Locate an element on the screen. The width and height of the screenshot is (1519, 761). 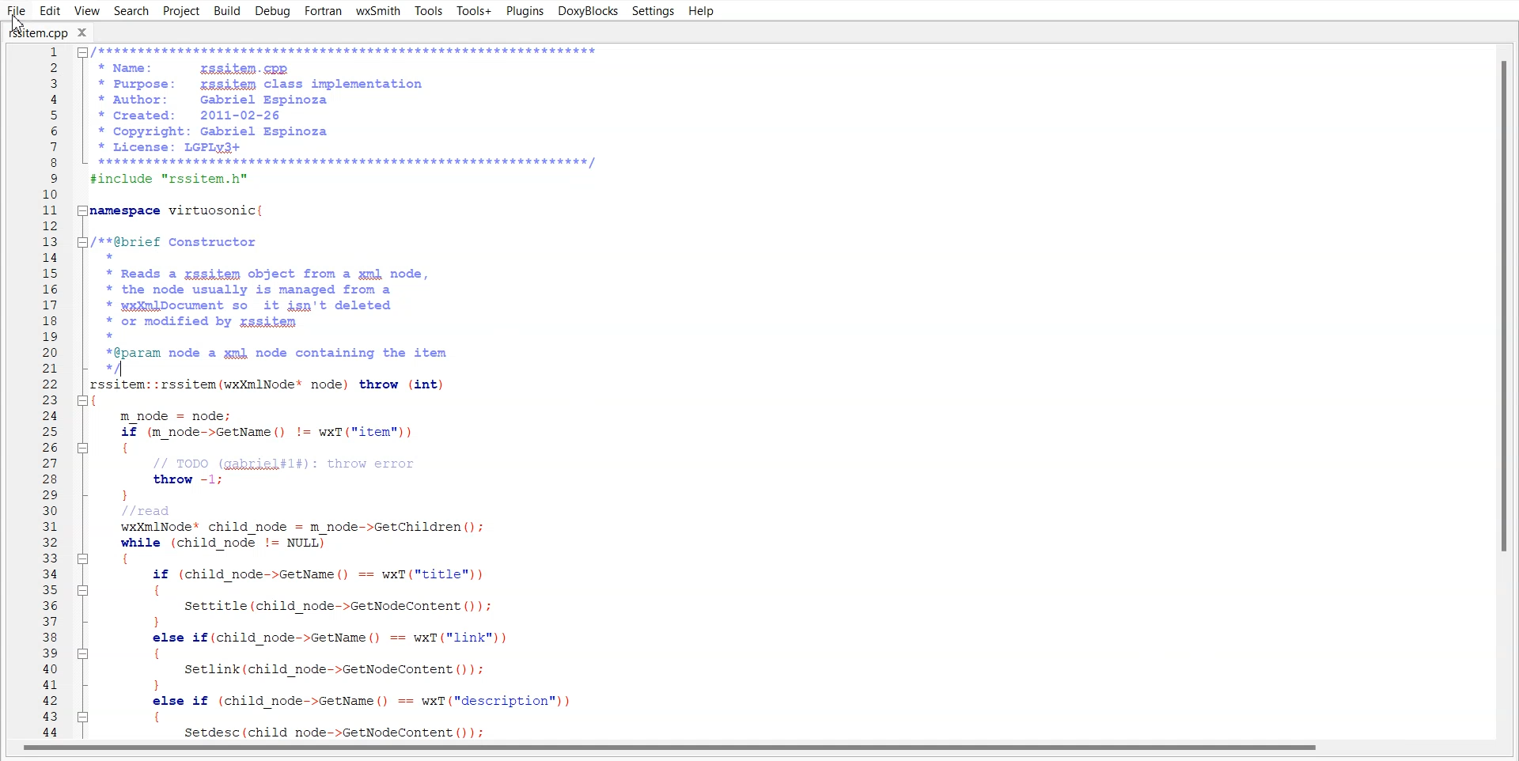
* Purpose:  rgsifem class implementation
* Author: Gabriel Espinoza
* Created: 2011-02-26
* Copyright: Gabriel Espinoza
* License: LGPLy3+
BE Tr
finclude "rssitem.h"
\amespace virtuosonic(
/**@brief Constructor
*
* Reads a zssifem object from a ml node,
* the node usually is managed from a
* wx¥mlDocument so it ign't deleted
* or modified by zssitem
*
*@param node a gmk node containing the item
“/
rssitem: :rssitem(wxXmlNode* node) throw (int)
(
m_node = node;
if (m_node->GetName() != wxT("item"))
{
// TODO (gakriel#l#): throw error
throw -1;
} is located at coordinates (345, 391).